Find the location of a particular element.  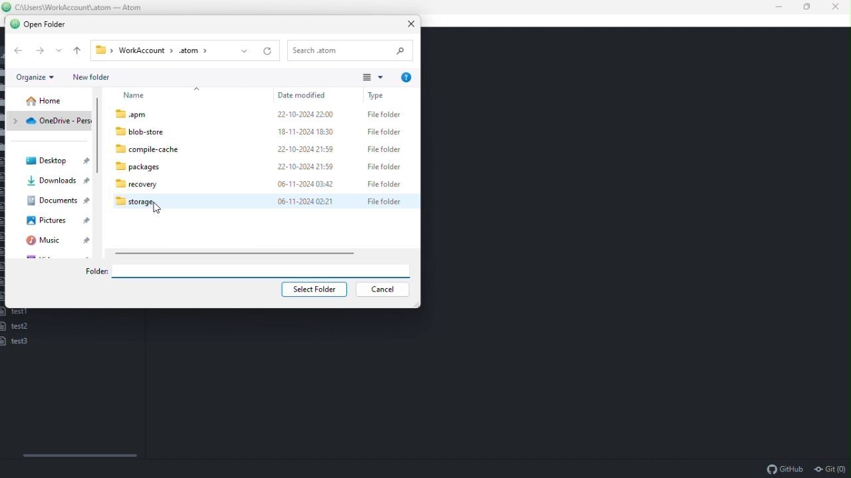

scroll bar is located at coordinates (98, 167).